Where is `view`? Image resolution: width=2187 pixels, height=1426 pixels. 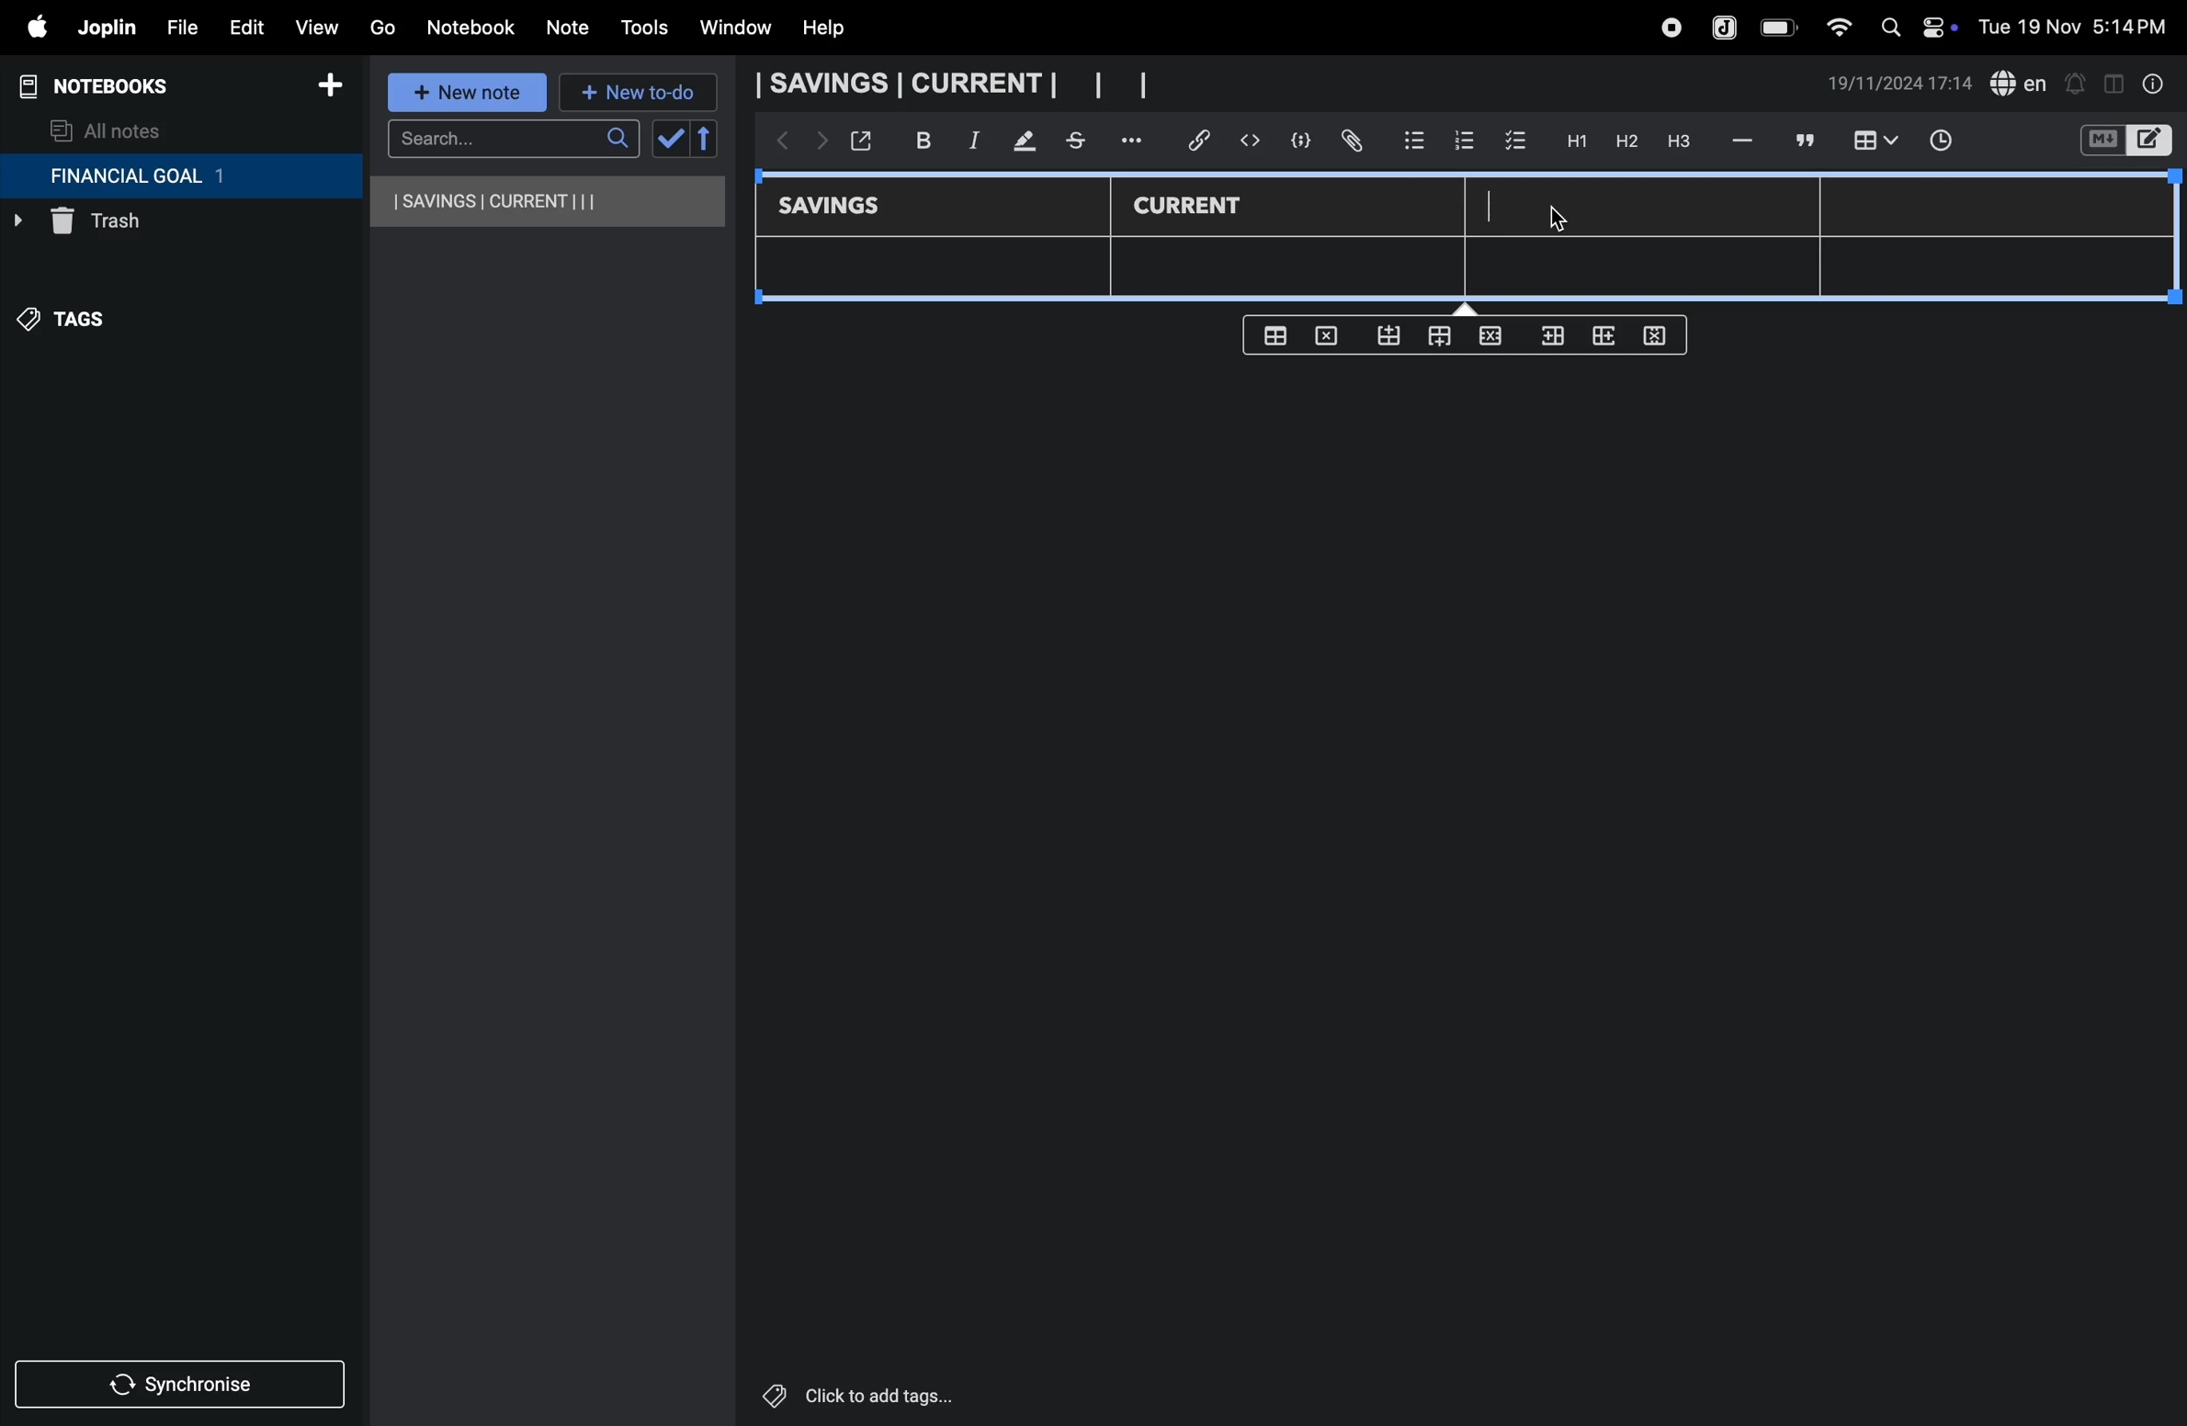
view is located at coordinates (315, 23).